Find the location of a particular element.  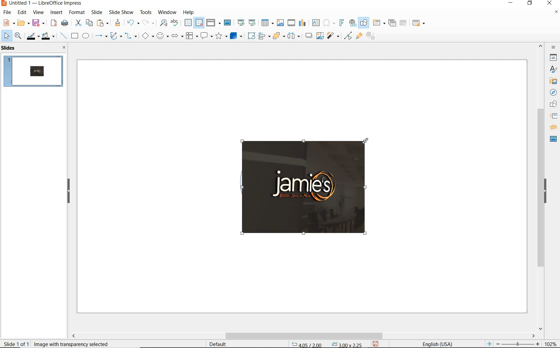

sidebar settings is located at coordinates (553, 47).